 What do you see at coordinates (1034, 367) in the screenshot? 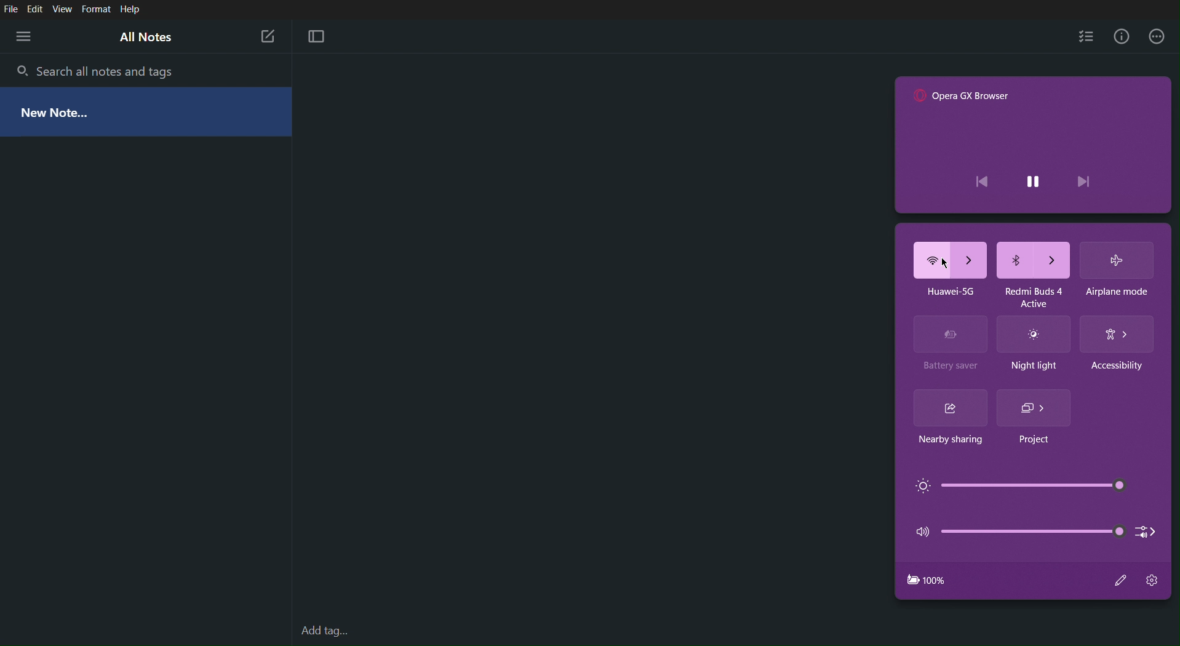
I see ` Night light` at bounding box center [1034, 367].